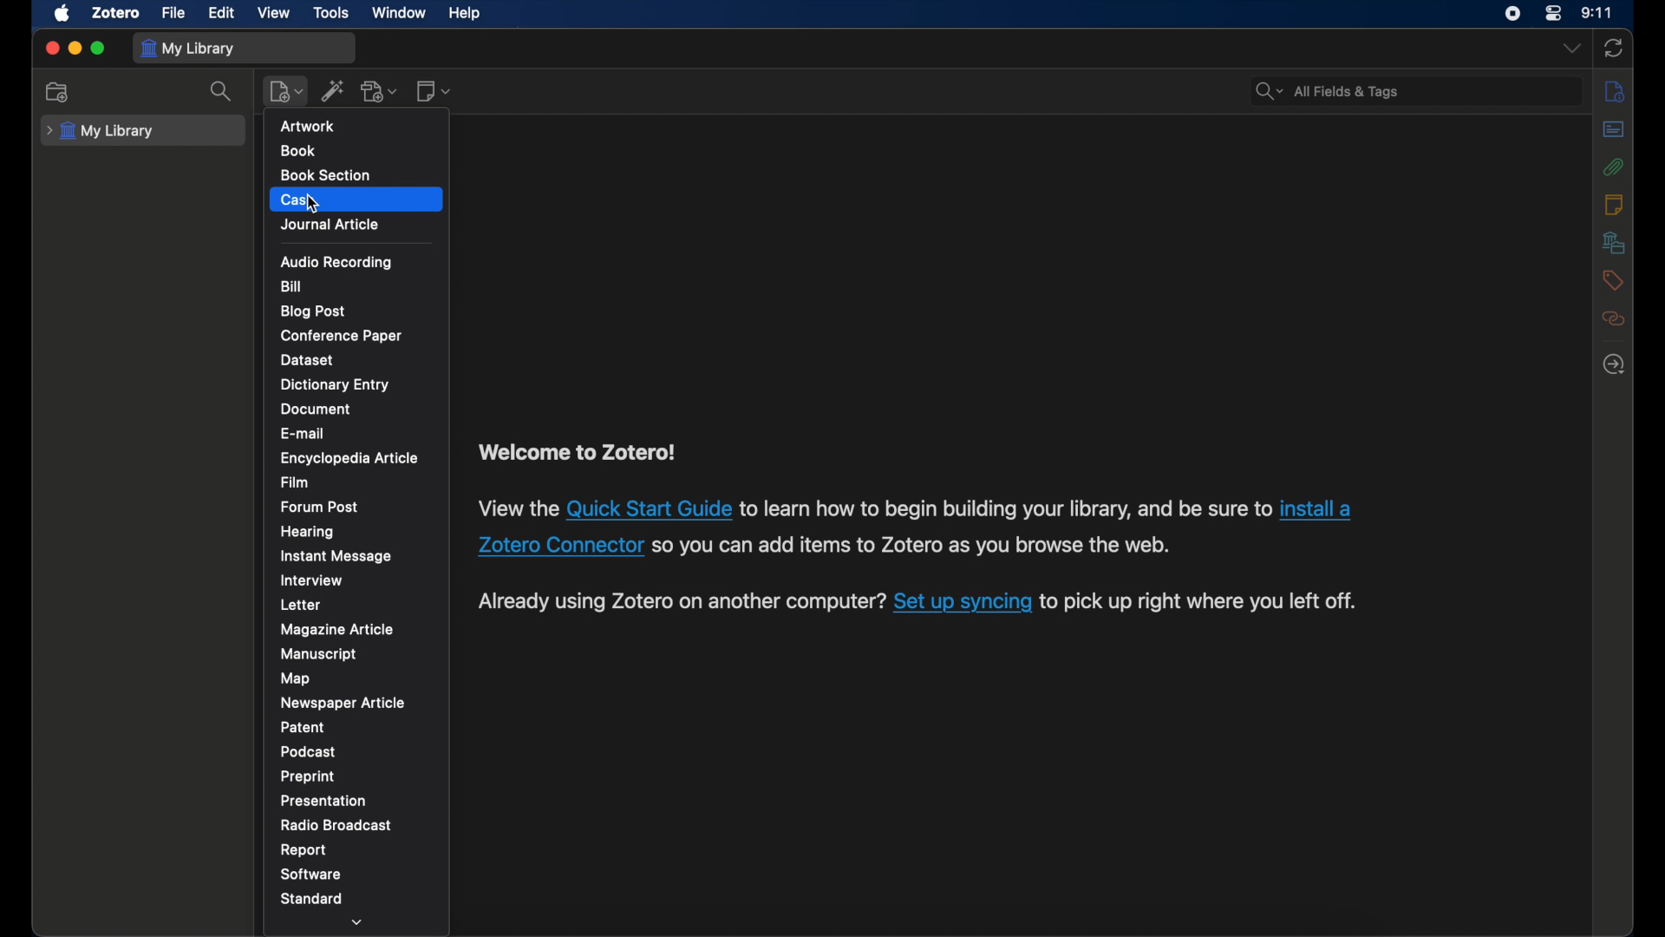 The height and width of the screenshot is (937, 1665). Describe the element at coordinates (336, 263) in the screenshot. I see `audio recording` at that location.